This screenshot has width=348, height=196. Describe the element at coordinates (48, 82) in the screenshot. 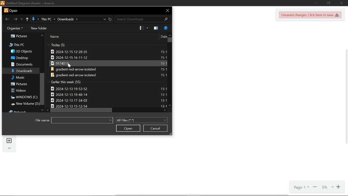

I see `collapse files modified earlier this week` at that location.